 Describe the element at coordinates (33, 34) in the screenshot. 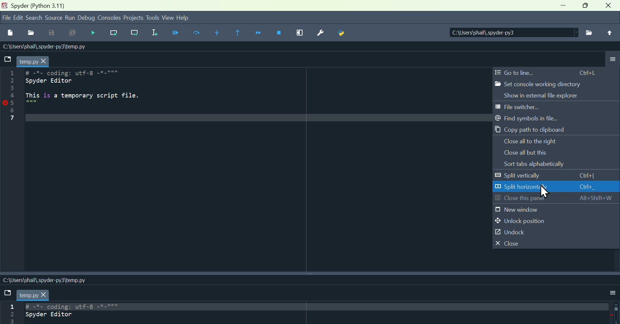

I see `open file` at that location.